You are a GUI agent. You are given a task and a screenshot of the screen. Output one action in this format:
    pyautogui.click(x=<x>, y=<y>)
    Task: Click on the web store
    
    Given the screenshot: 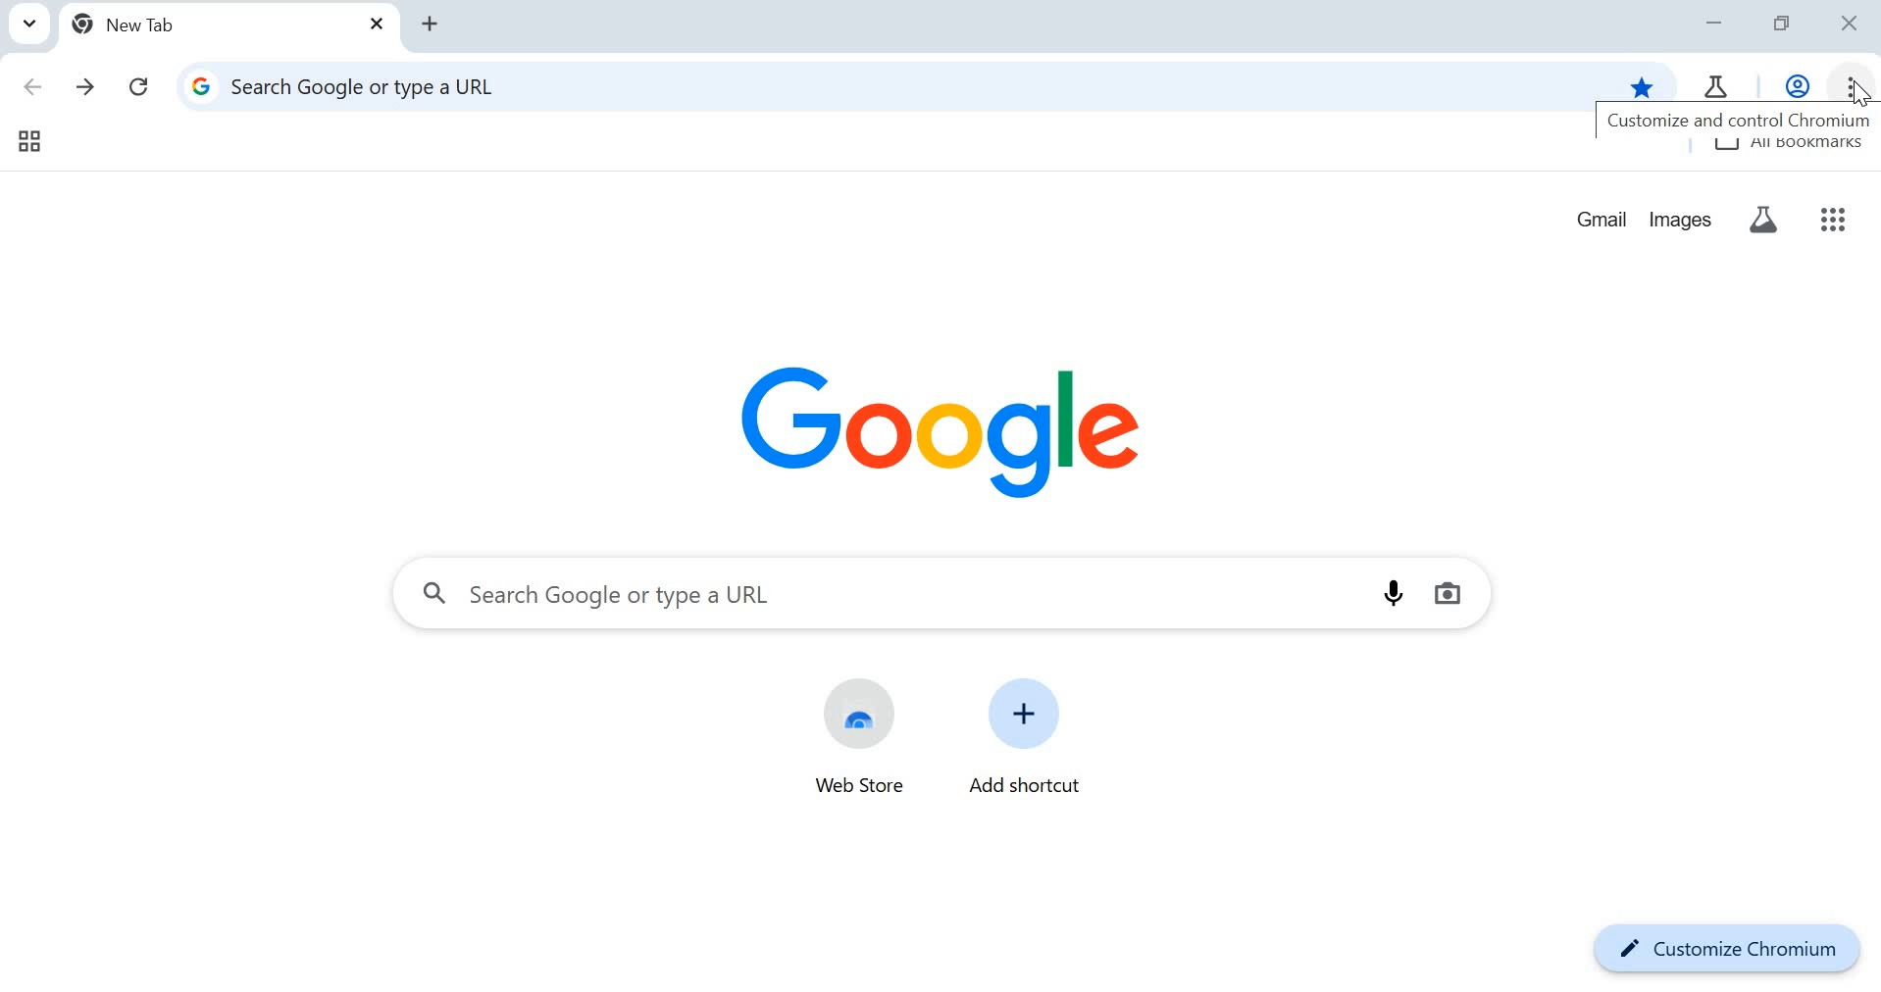 What is the action you would take?
    pyautogui.click(x=862, y=736)
    